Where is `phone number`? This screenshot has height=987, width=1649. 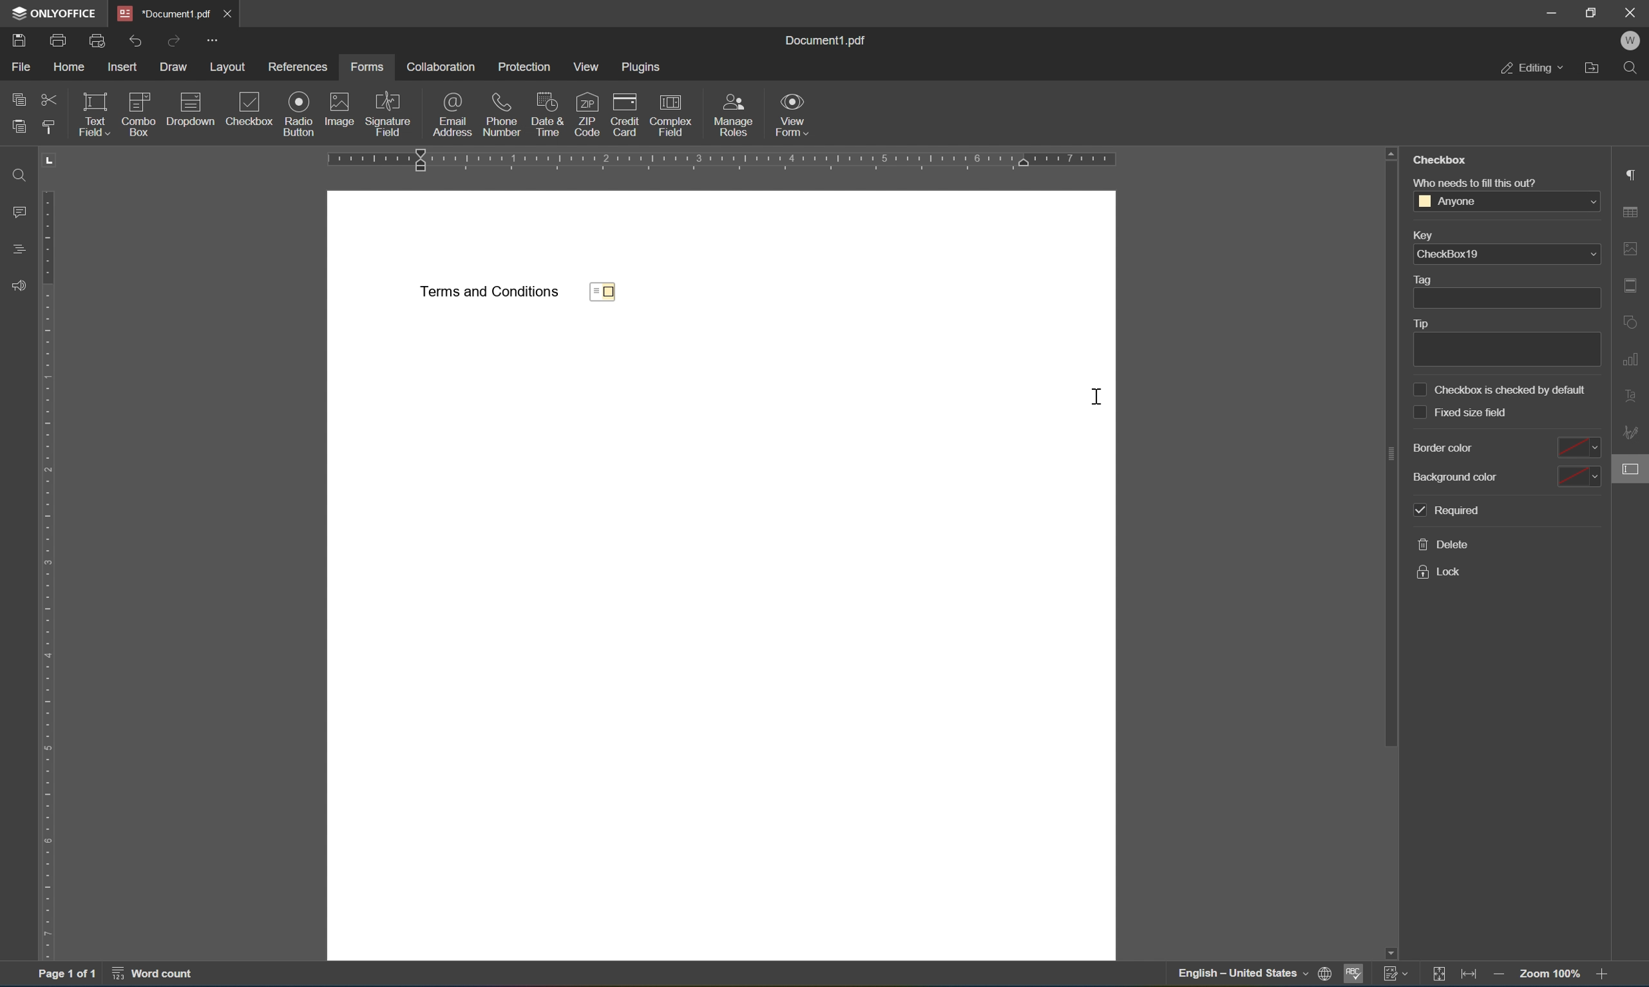
phone number is located at coordinates (502, 114).